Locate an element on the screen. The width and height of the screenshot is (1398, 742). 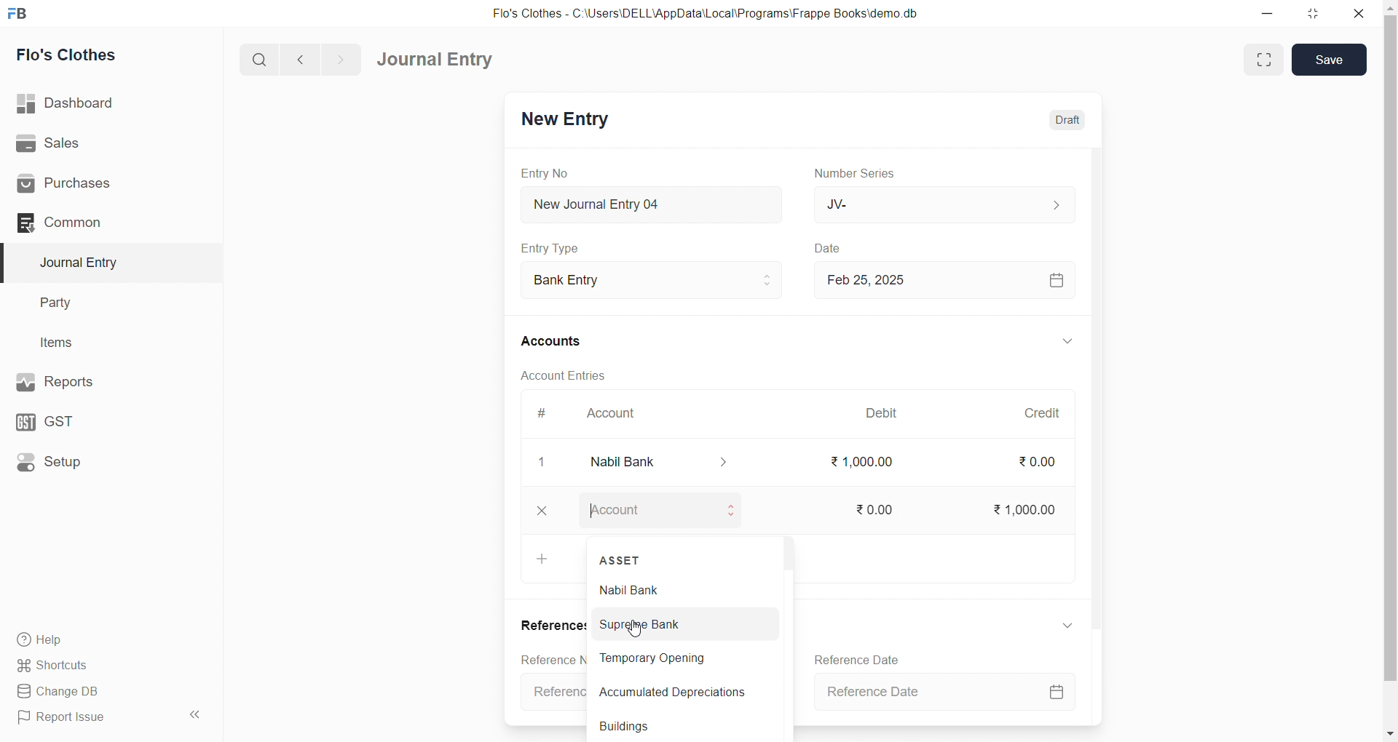
₹ 0.00 is located at coordinates (885, 510).